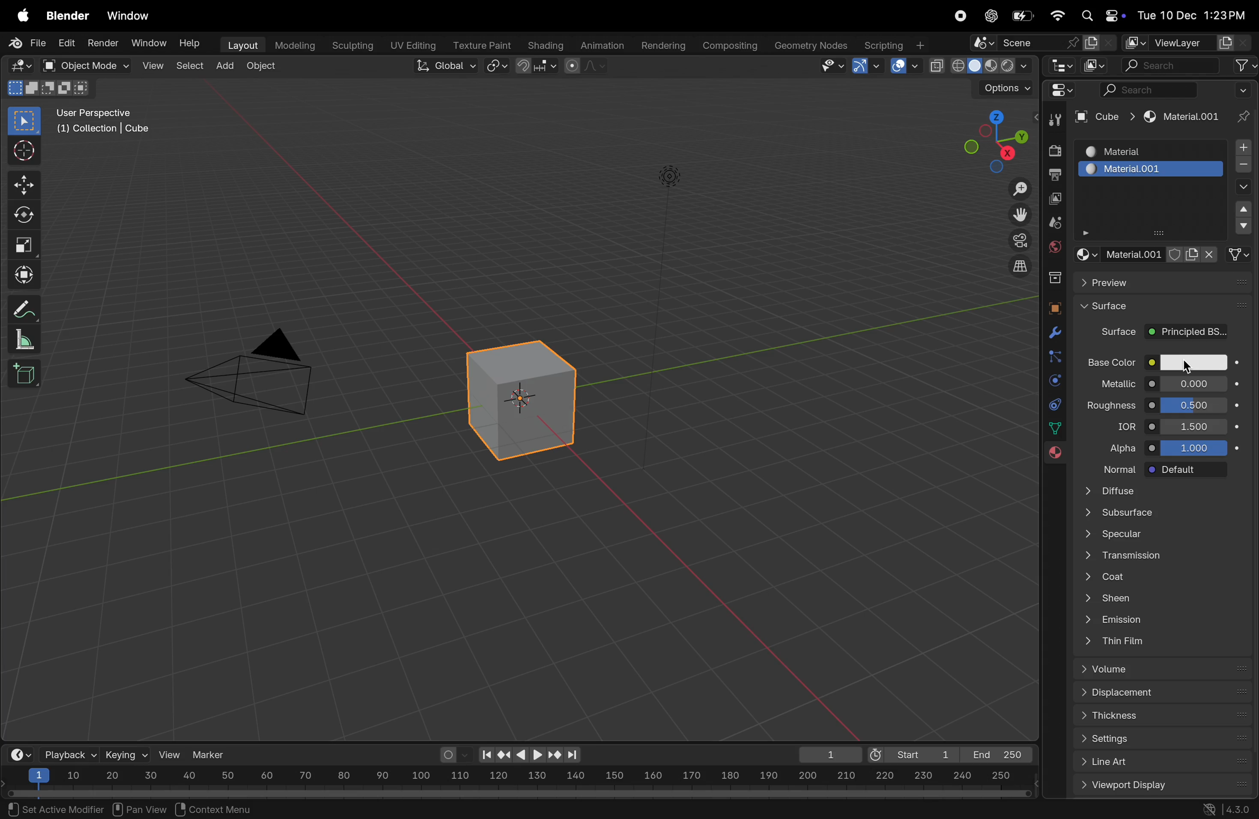 The width and height of the screenshot is (1259, 819). I want to click on ¥) set Active Modifier, so click(50, 808).